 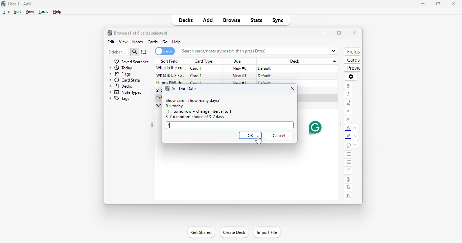 What do you see at coordinates (6, 12) in the screenshot?
I see `file` at bounding box center [6, 12].